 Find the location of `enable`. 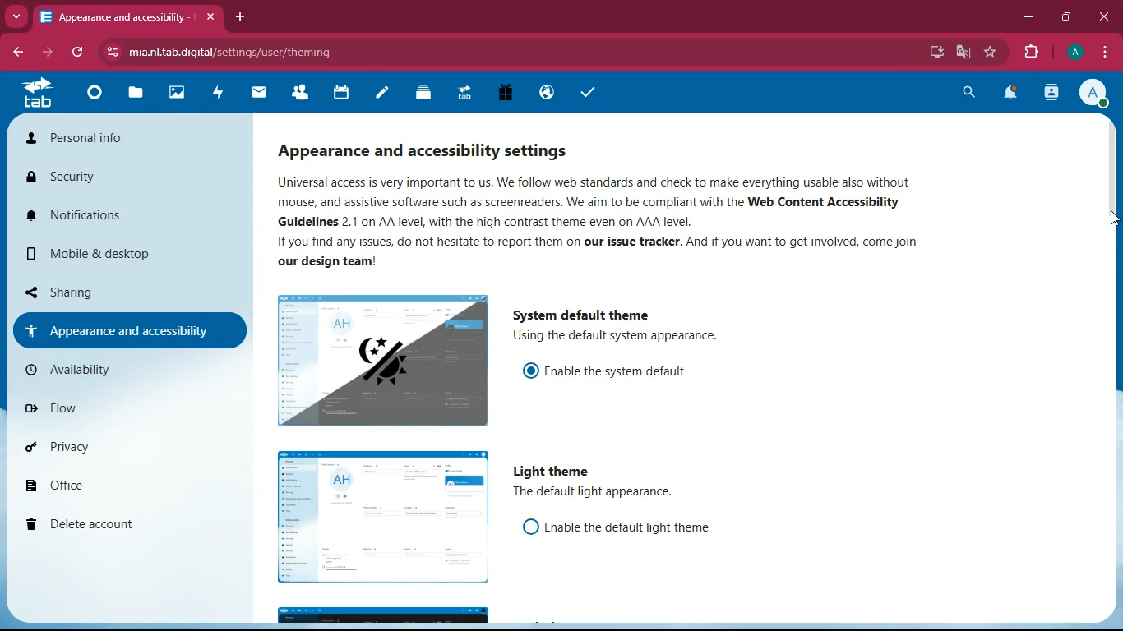

enable is located at coordinates (631, 527).